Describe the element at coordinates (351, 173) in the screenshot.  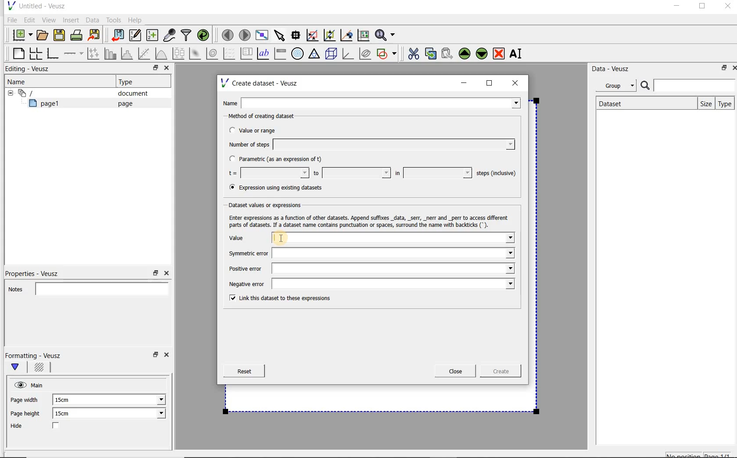
I see `to` at that location.